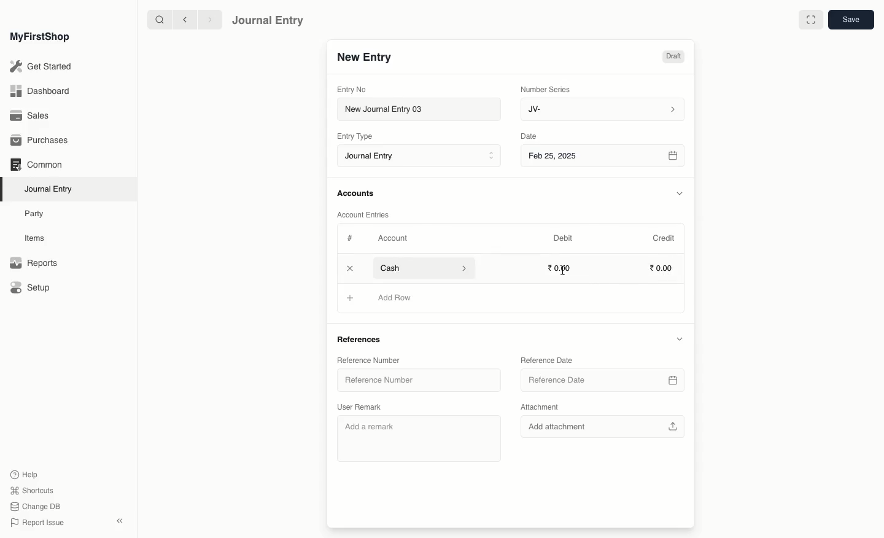 The width and height of the screenshot is (884, 538). I want to click on Entry No, so click(352, 89).